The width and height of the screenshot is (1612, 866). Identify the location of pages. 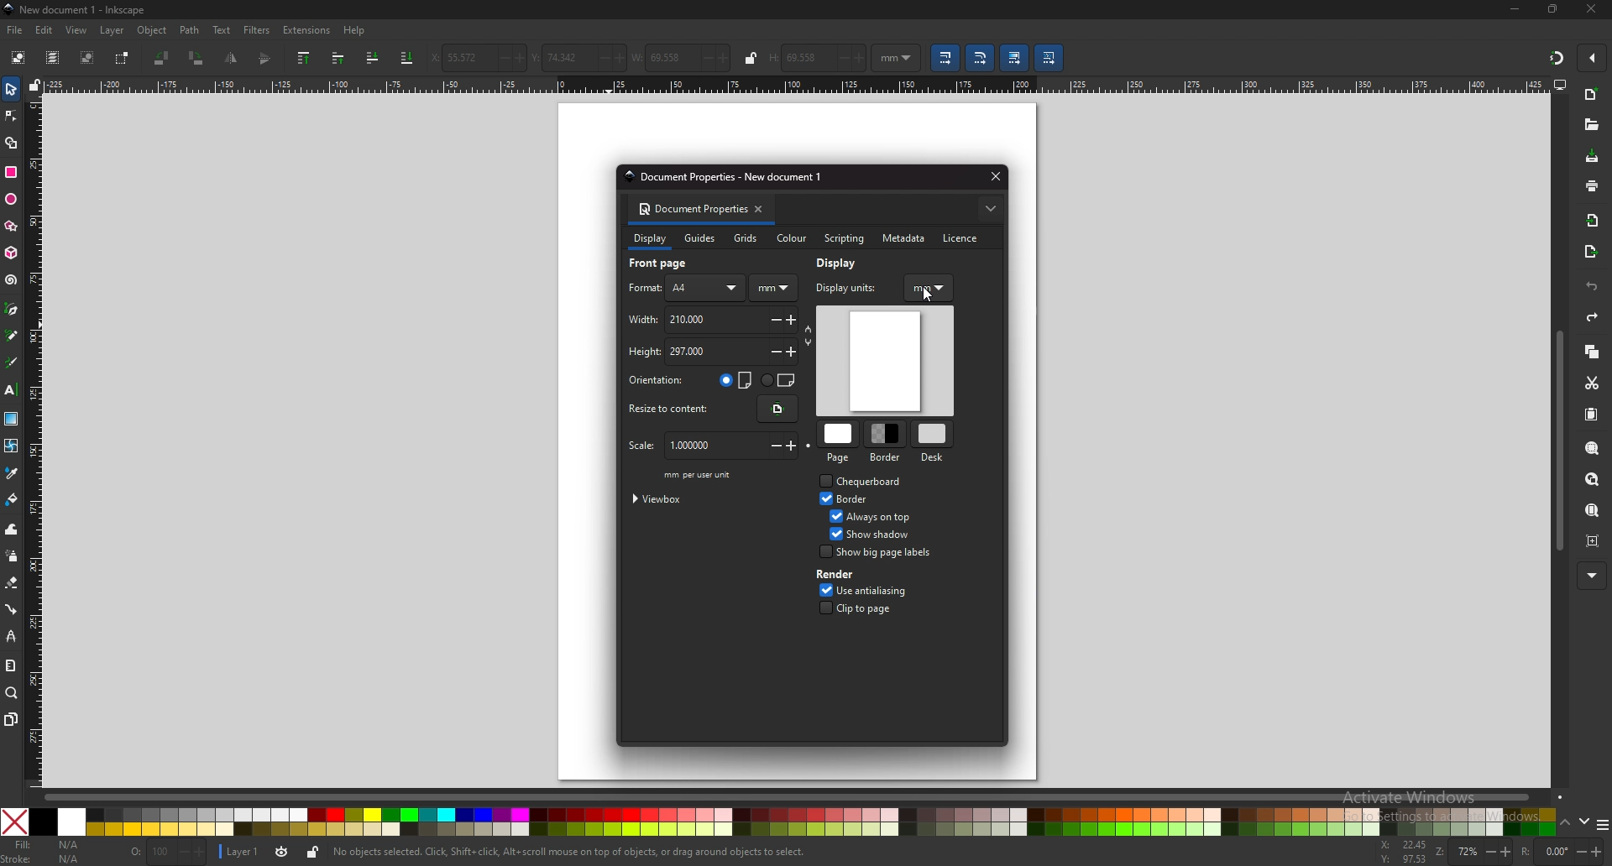
(11, 718).